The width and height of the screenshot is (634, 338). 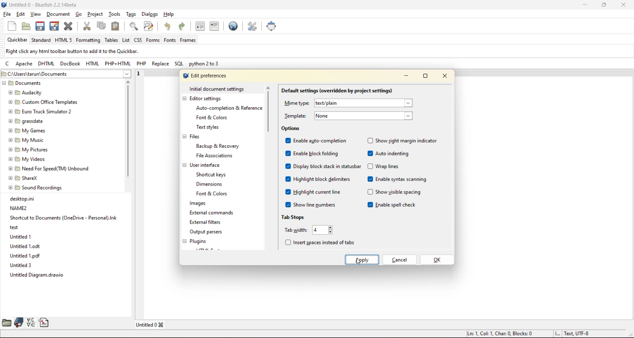 What do you see at coordinates (424, 77) in the screenshot?
I see `maximize` at bounding box center [424, 77].